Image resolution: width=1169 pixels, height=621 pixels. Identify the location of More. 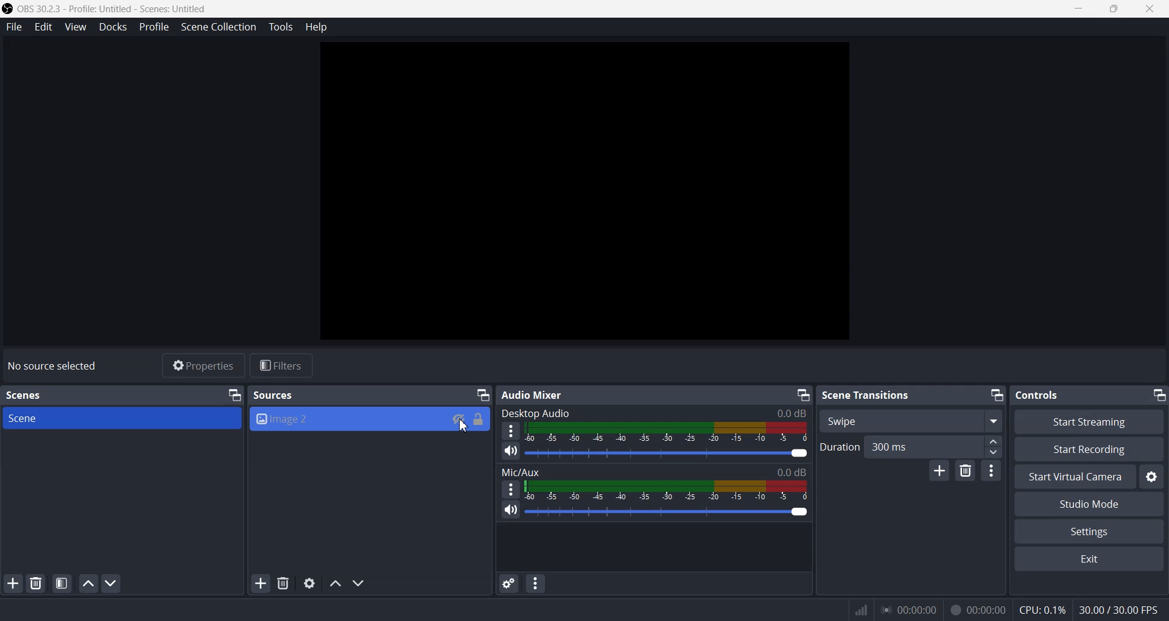
(510, 427).